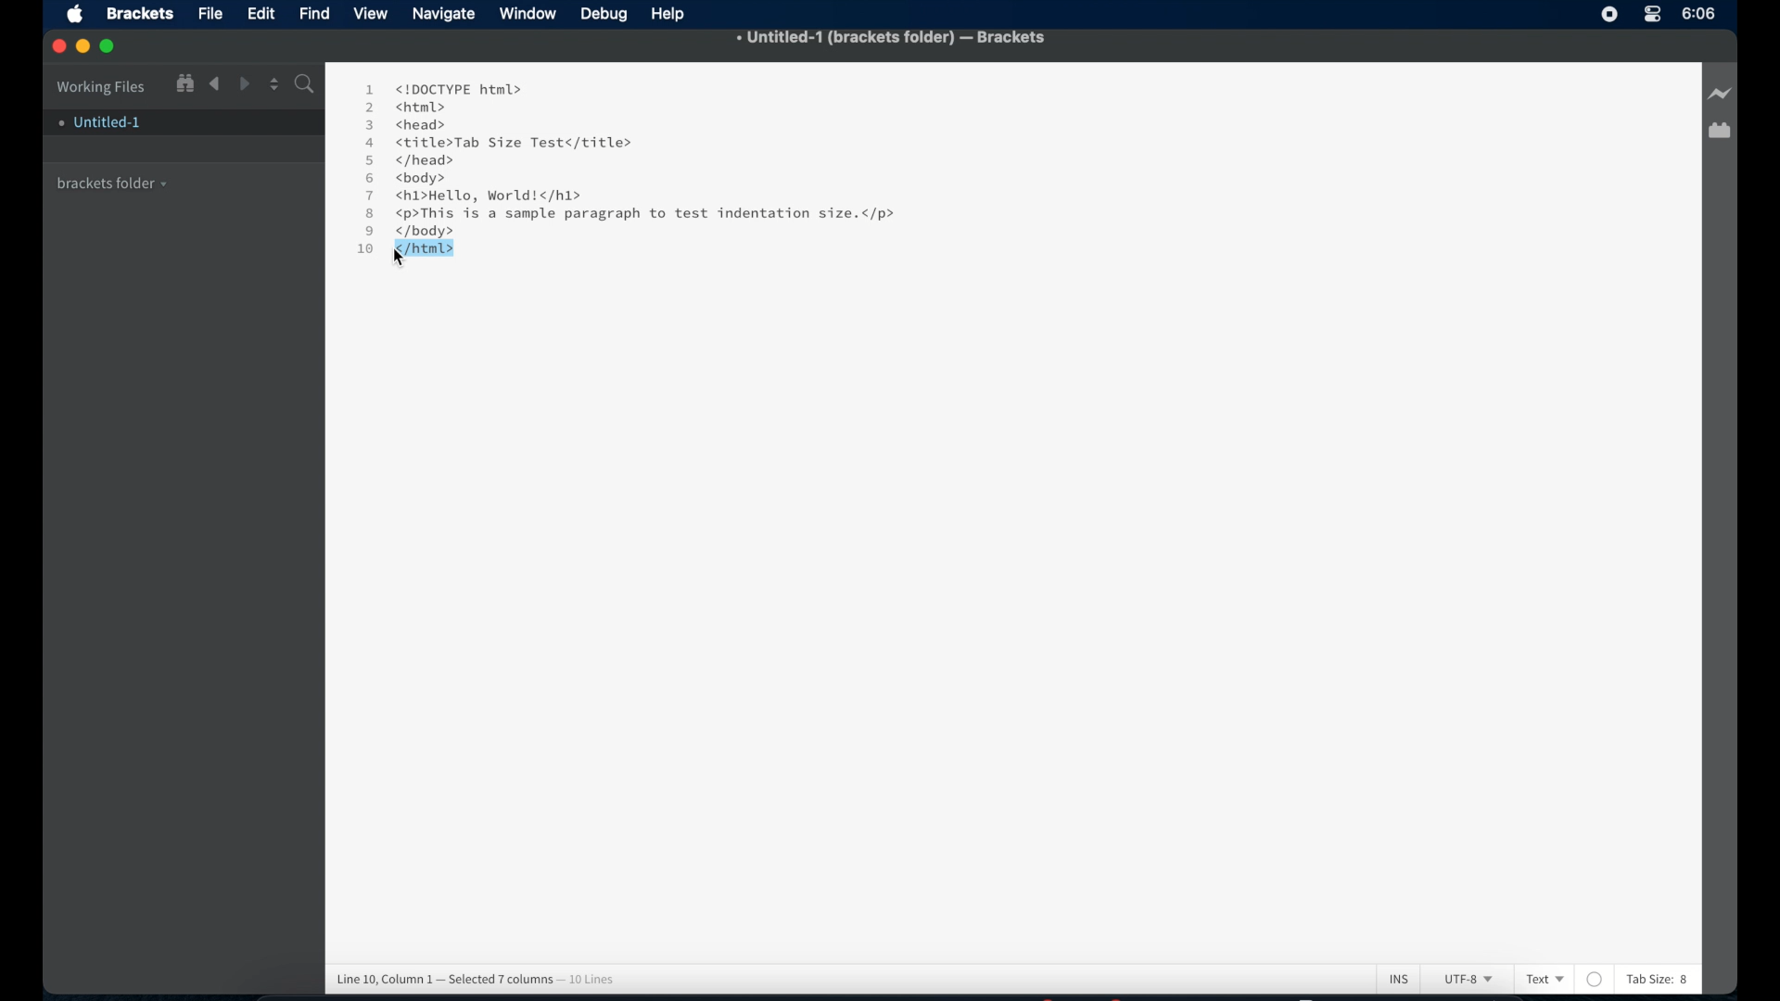 The height and width of the screenshot is (1001, 1780). Describe the element at coordinates (482, 977) in the screenshot. I see `Line 10, Column 1-Selected 7 columns-10 Lines` at that location.